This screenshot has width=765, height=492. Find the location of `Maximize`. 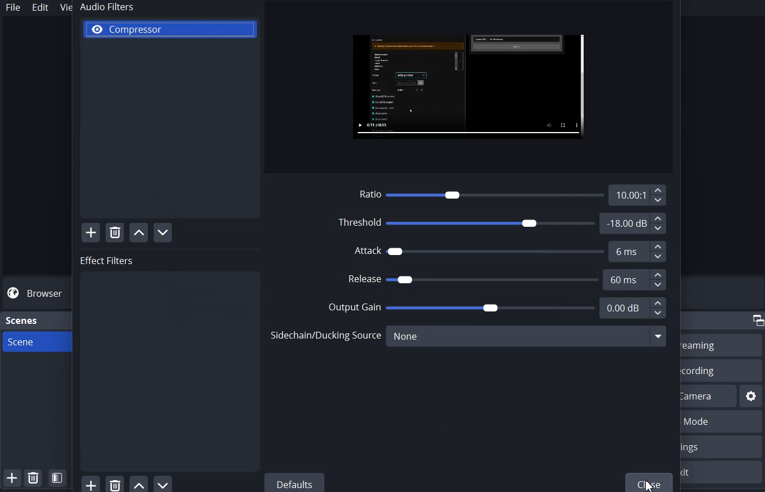

Maximize is located at coordinates (757, 320).